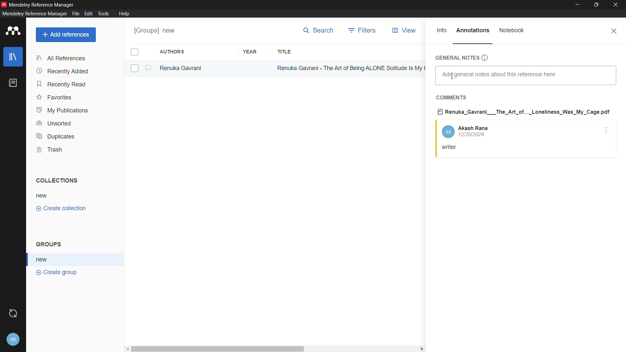  Describe the element at coordinates (63, 71) in the screenshot. I see `recently added` at that location.